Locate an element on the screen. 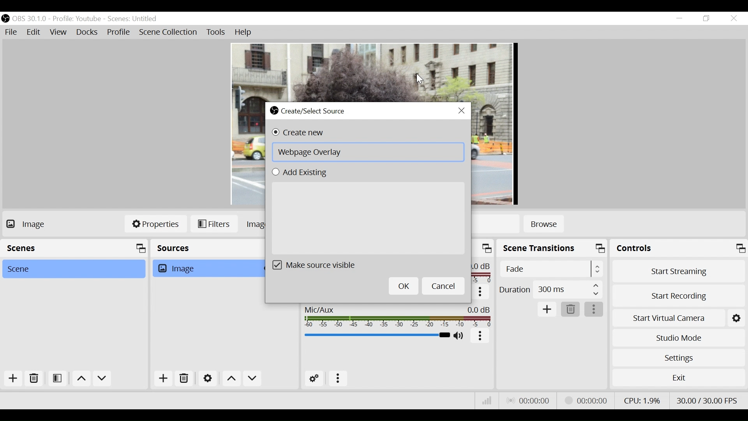  Move Up is located at coordinates (231, 378).